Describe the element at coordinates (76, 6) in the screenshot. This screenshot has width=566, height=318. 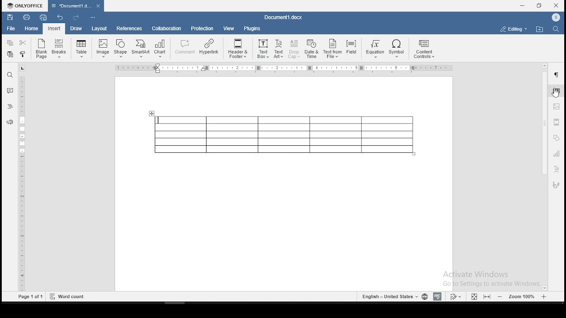
I see `Document3.docx` at that location.